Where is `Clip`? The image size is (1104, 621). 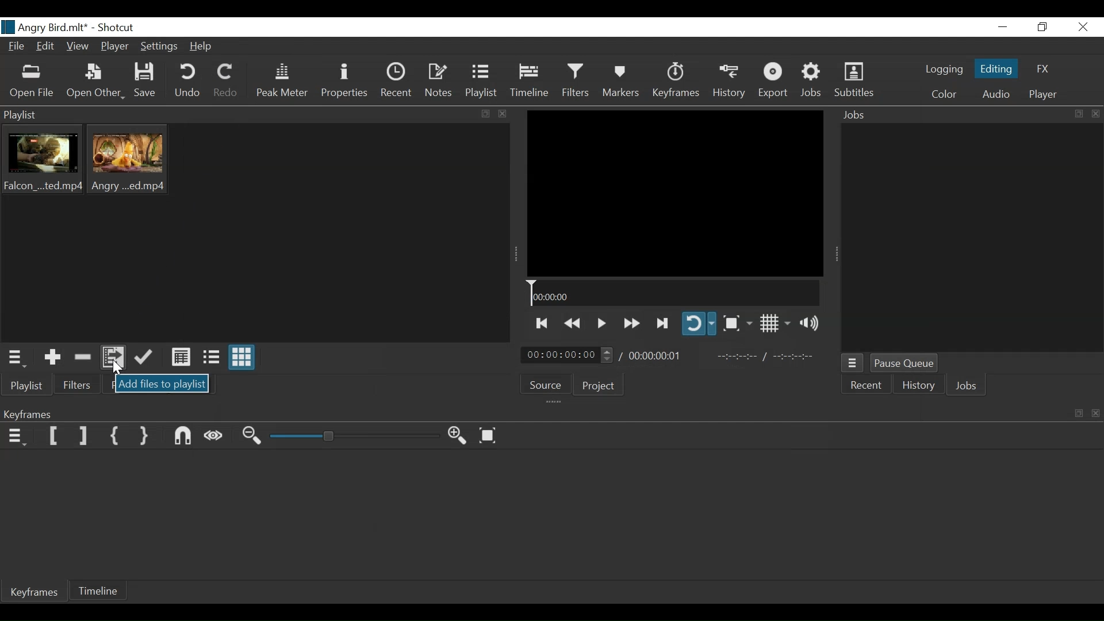
Clip is located at coordinates (132, 163).